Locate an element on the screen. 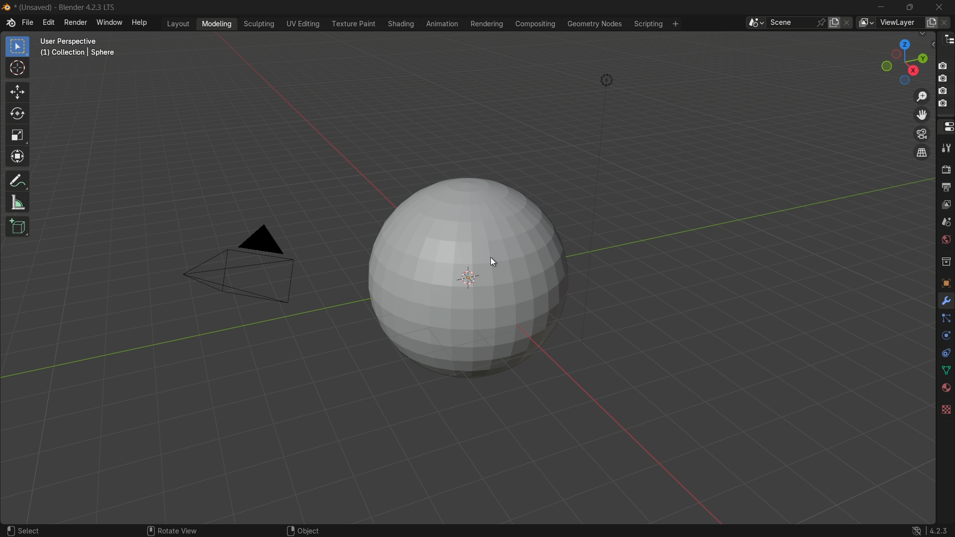 The width and height of the screenshot is (955, 537). (unsaved) blender 4.2.3 LTS is located at coordinates (58, 8).